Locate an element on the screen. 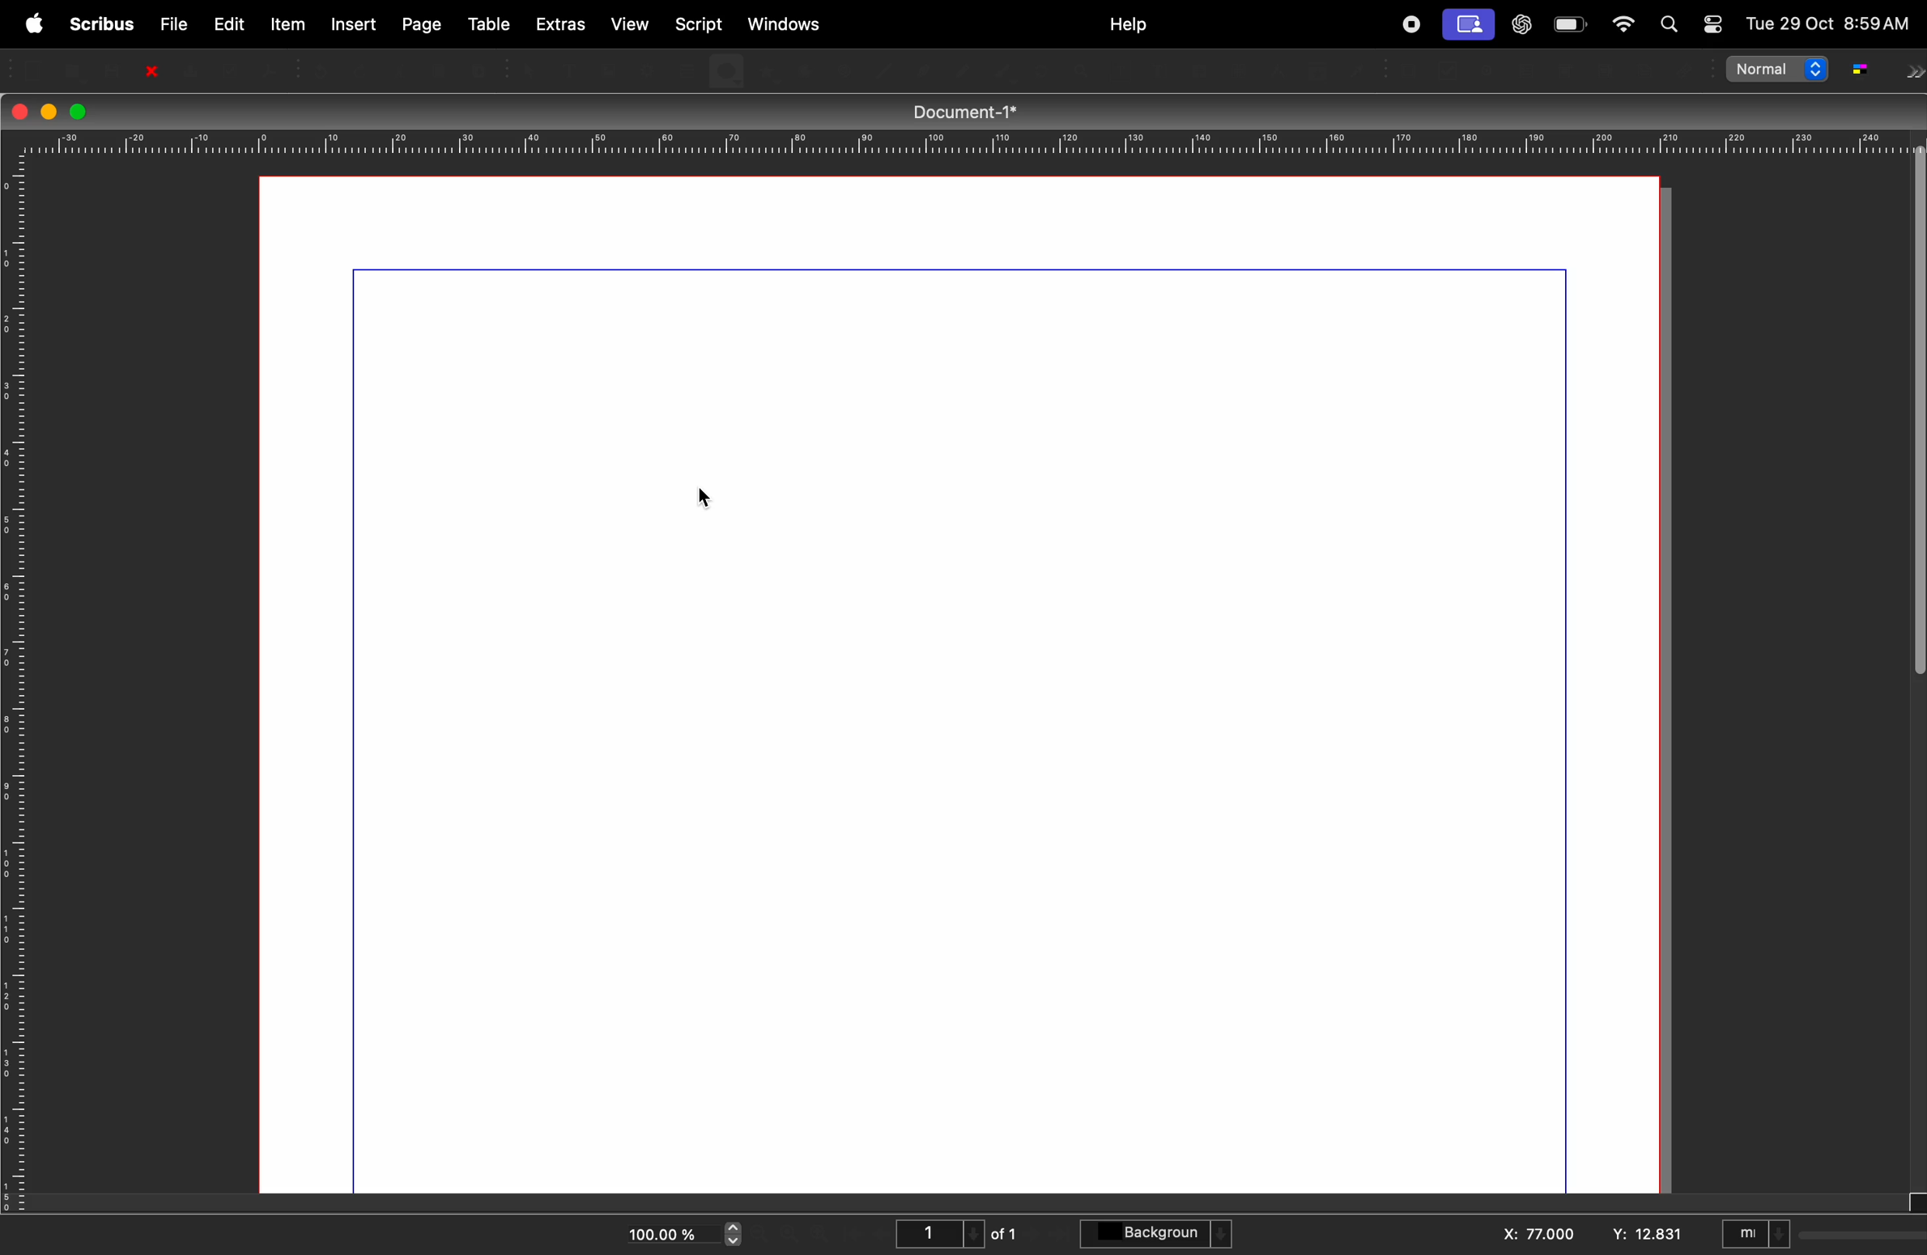  minimize is located at coordinates (46, 110).